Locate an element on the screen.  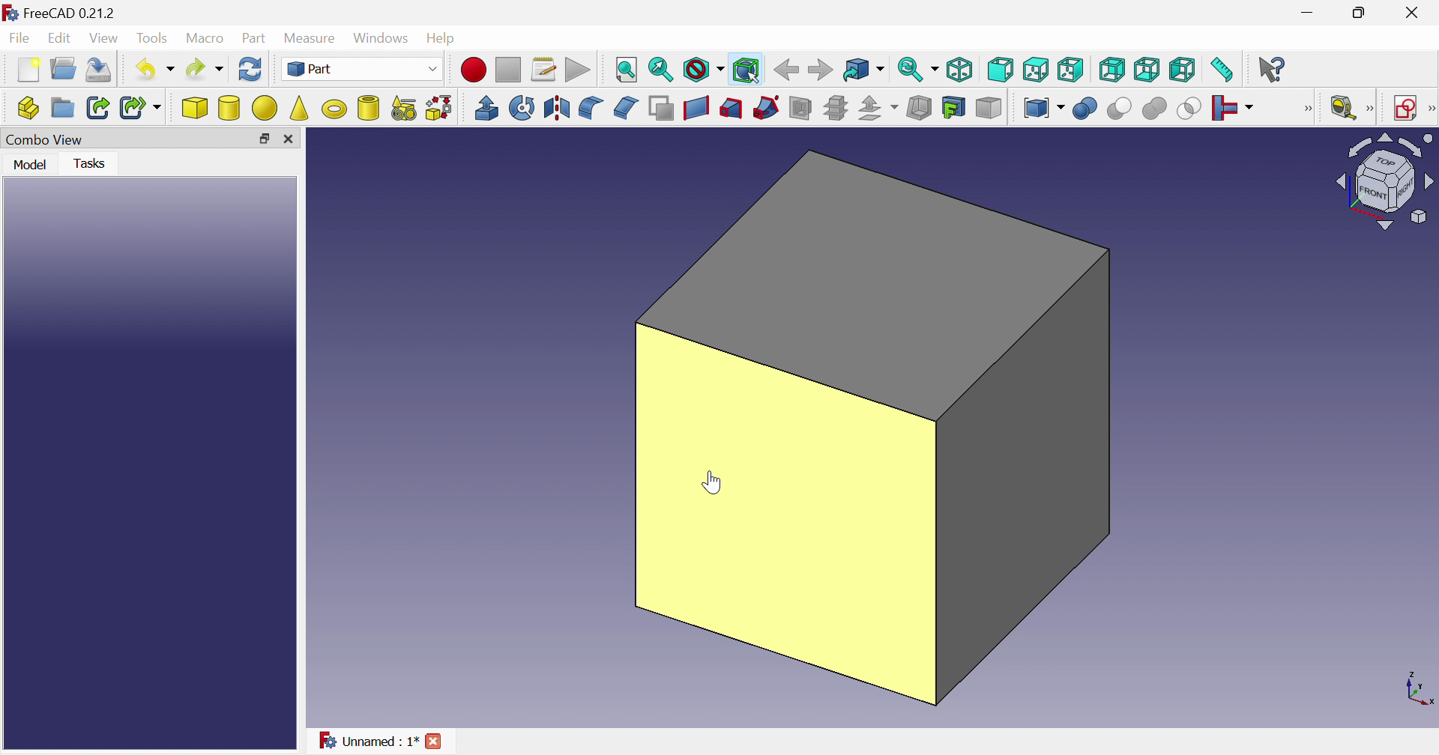
Make sub-link is located at coordinates (142, 109).